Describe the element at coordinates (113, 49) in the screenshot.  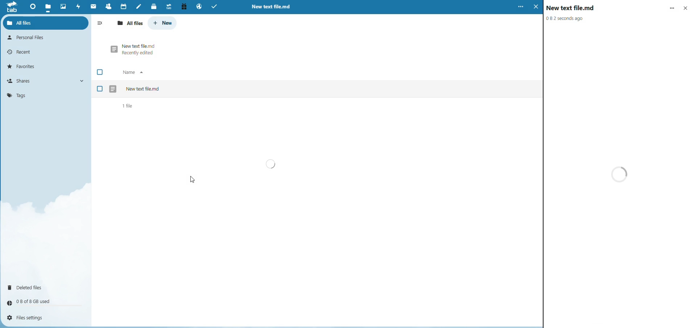
I see `New File Logo` at that location.